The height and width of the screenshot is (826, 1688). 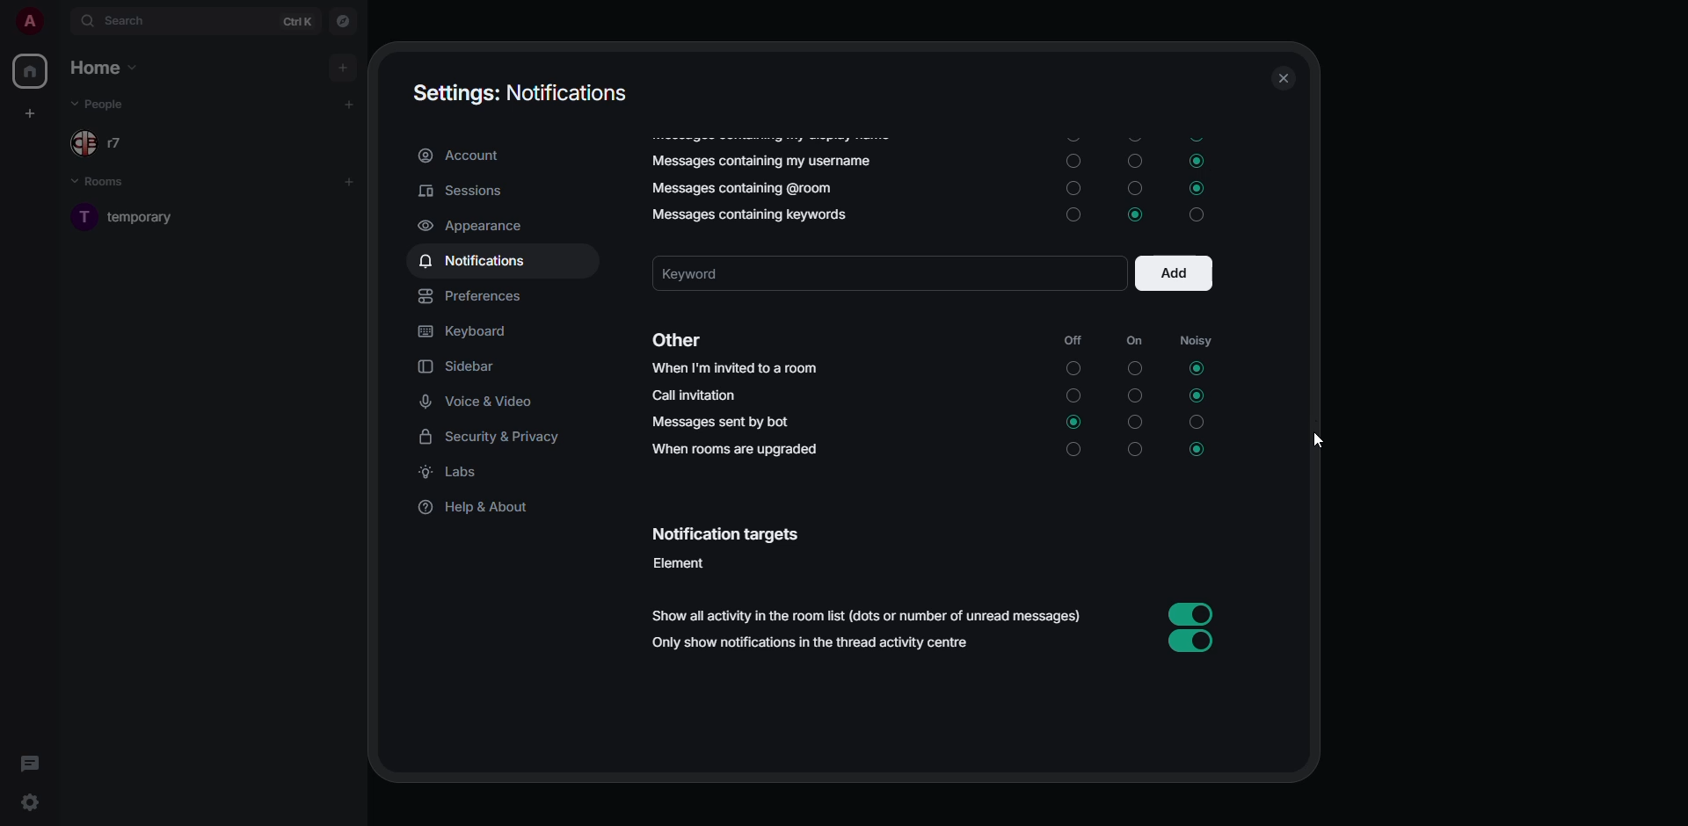 I want to click on keyword, so click(x=717, y=273).